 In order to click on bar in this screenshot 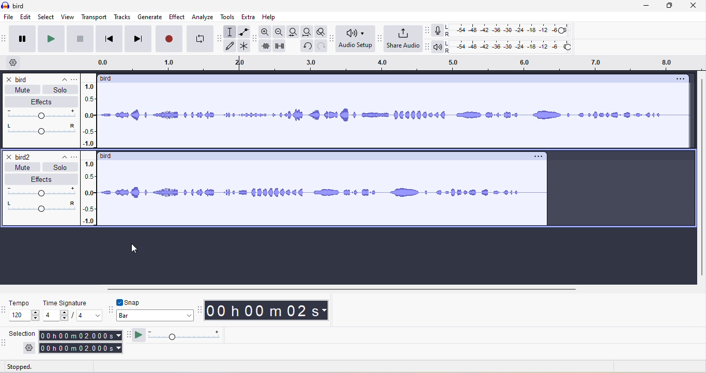, I will do `click(155, 316)`.